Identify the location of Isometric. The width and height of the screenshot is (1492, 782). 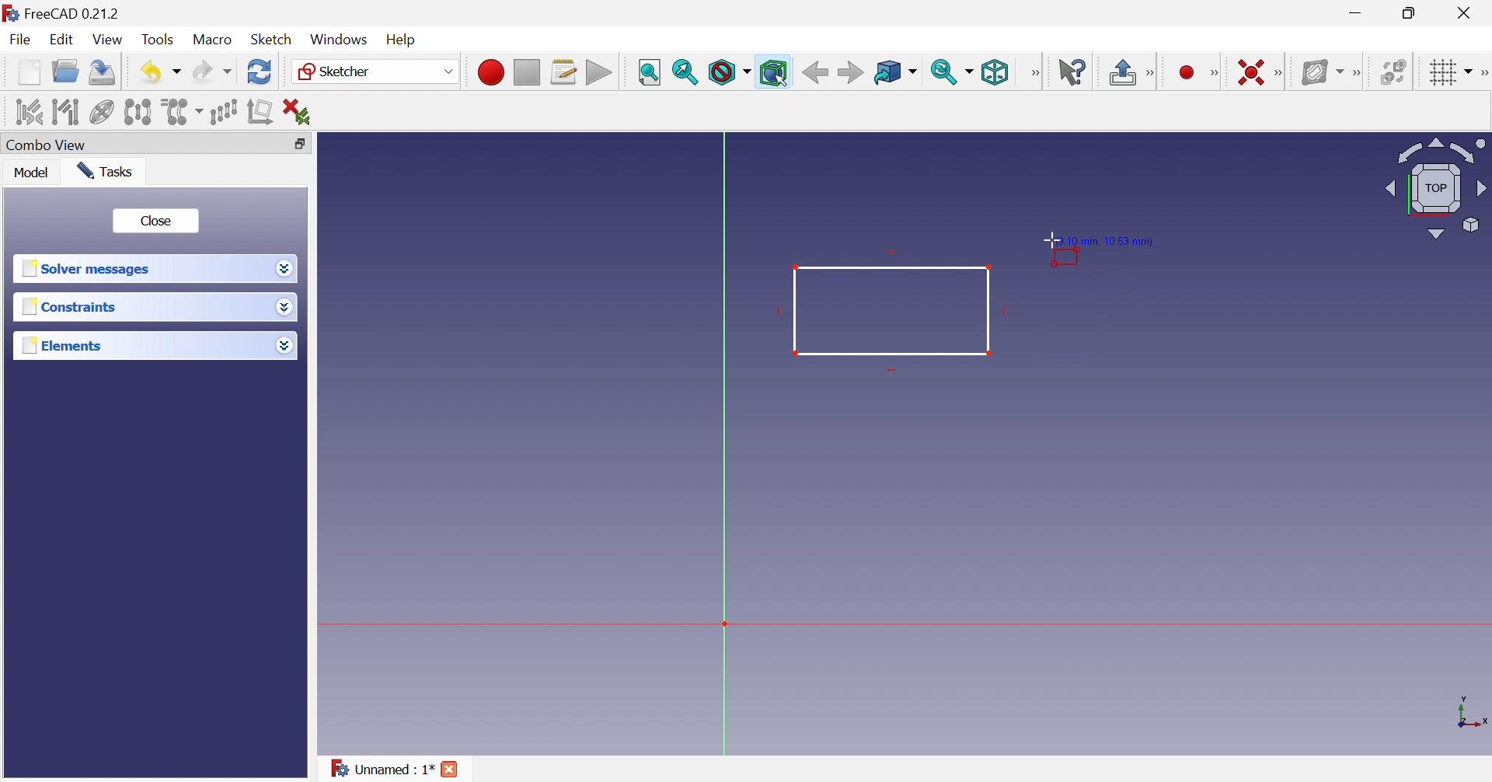
(998, 72).